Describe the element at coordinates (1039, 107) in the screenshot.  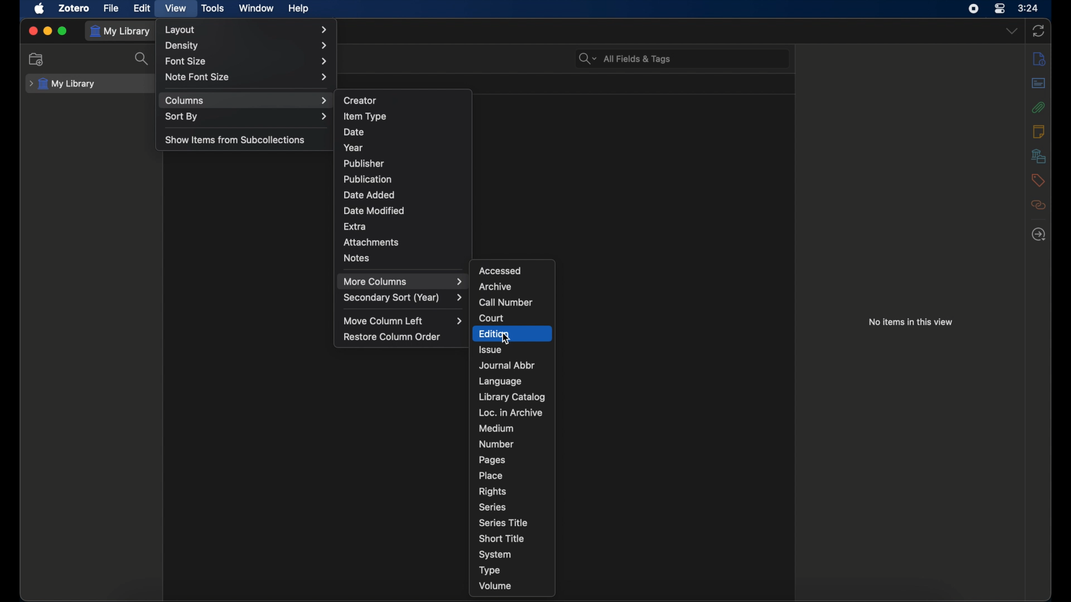
I see `attachments` at that location.